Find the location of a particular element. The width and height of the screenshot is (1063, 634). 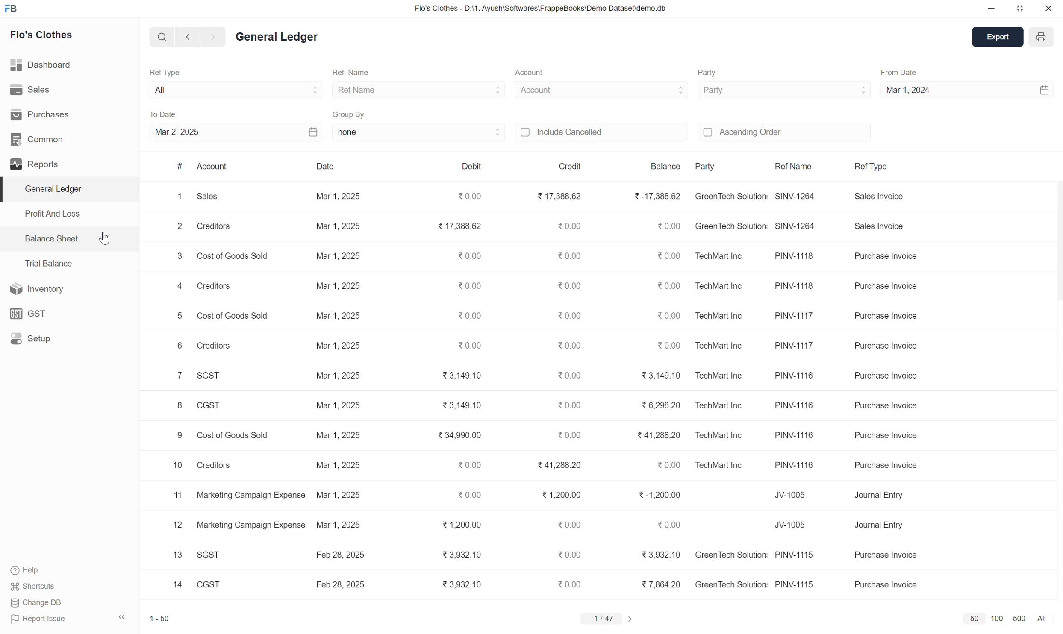

 Help is located at coordinates (34, 569).